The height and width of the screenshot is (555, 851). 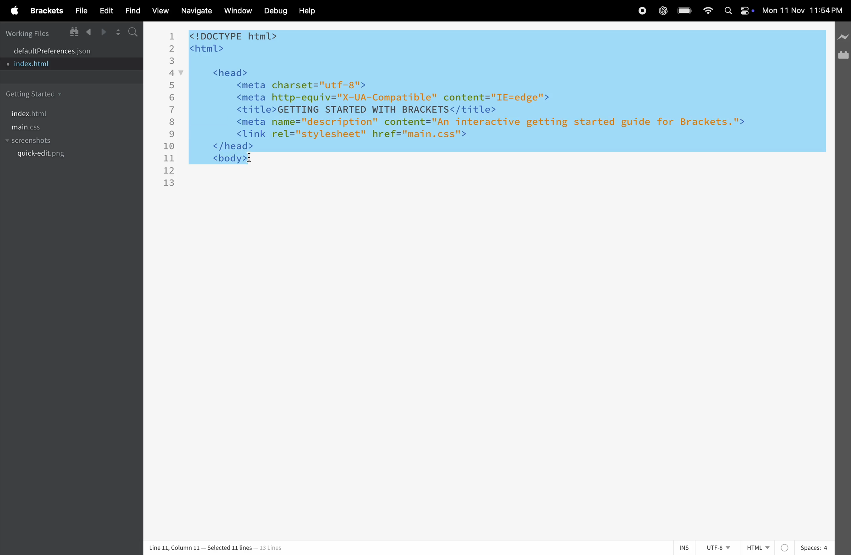 I want to click on debuf, so click(x=276, y=11).